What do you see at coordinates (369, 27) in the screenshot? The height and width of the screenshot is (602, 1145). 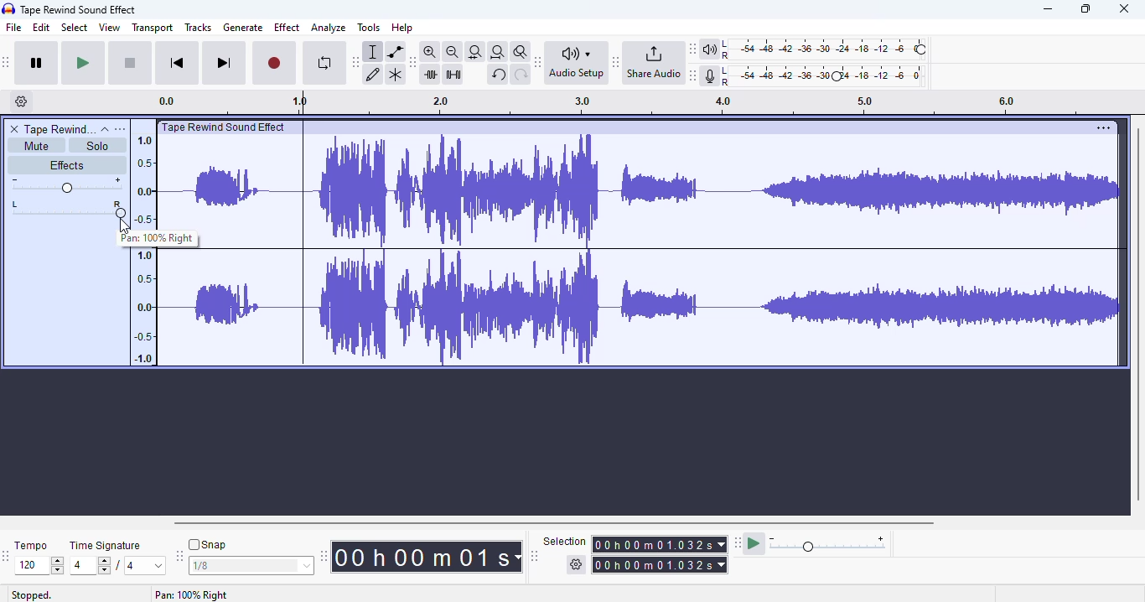 I see `tools` at bounding box center [369, 27].